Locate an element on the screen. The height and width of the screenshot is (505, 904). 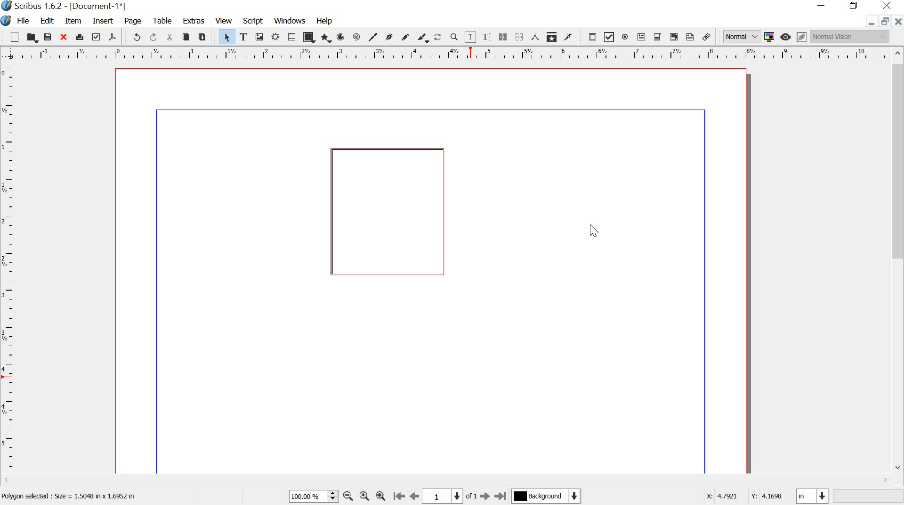
zoom to is located at coordinates (364, 496).